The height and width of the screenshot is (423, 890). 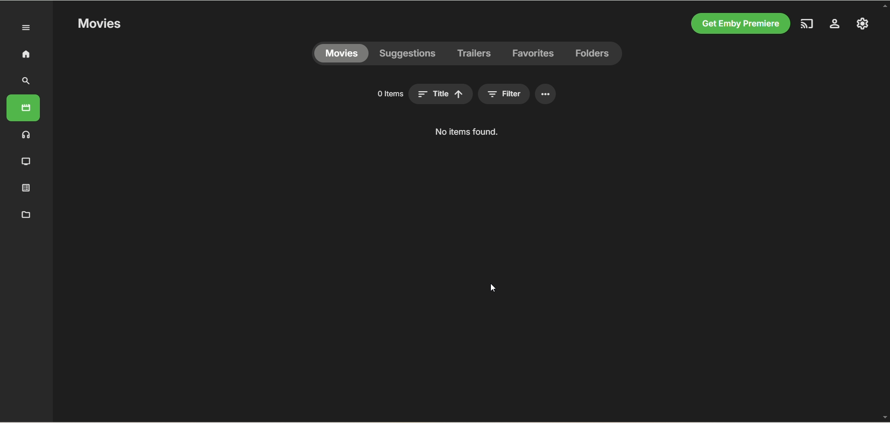 I want to click on music, so click(x=26, y=134).